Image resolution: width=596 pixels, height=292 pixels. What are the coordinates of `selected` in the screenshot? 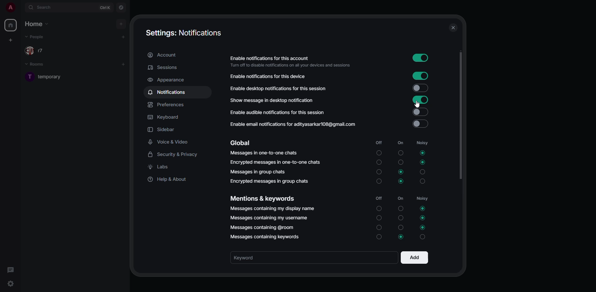 It's located at (422, 228).